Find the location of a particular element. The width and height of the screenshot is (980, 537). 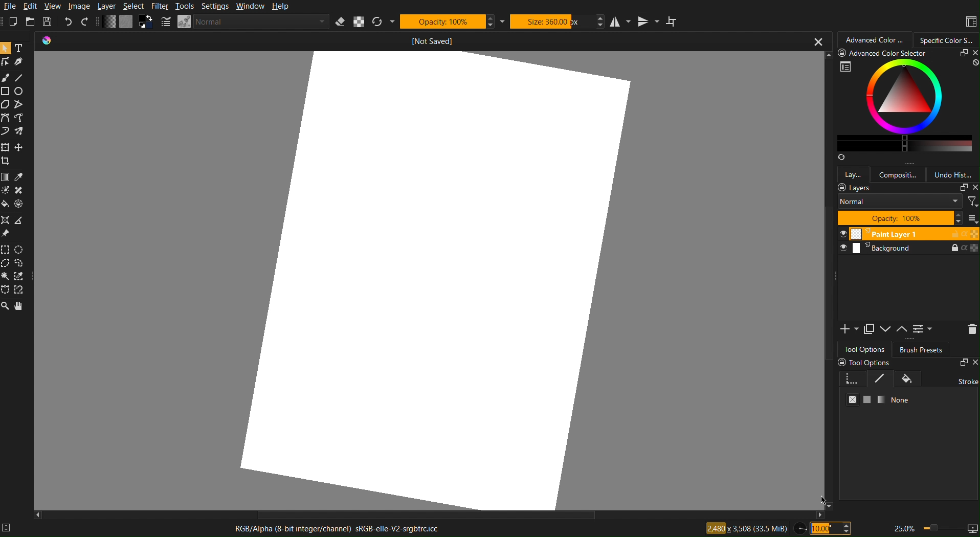

cursor is located at coordinates (823, 498).